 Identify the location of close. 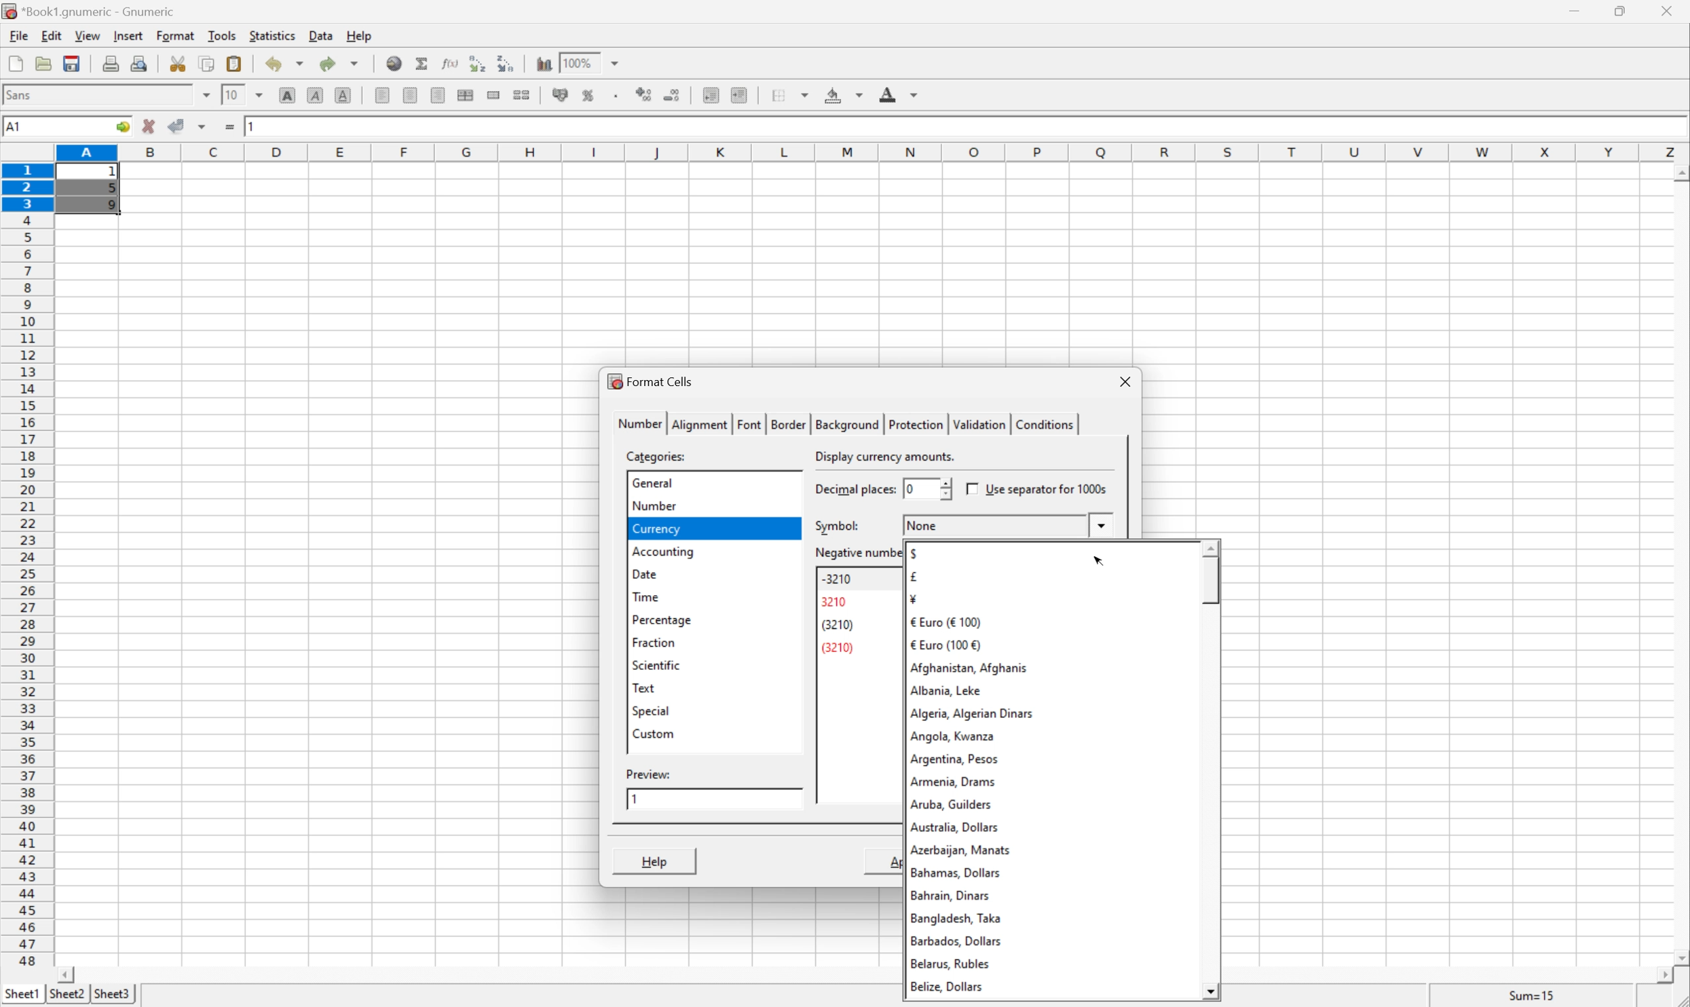
(1674, 11).